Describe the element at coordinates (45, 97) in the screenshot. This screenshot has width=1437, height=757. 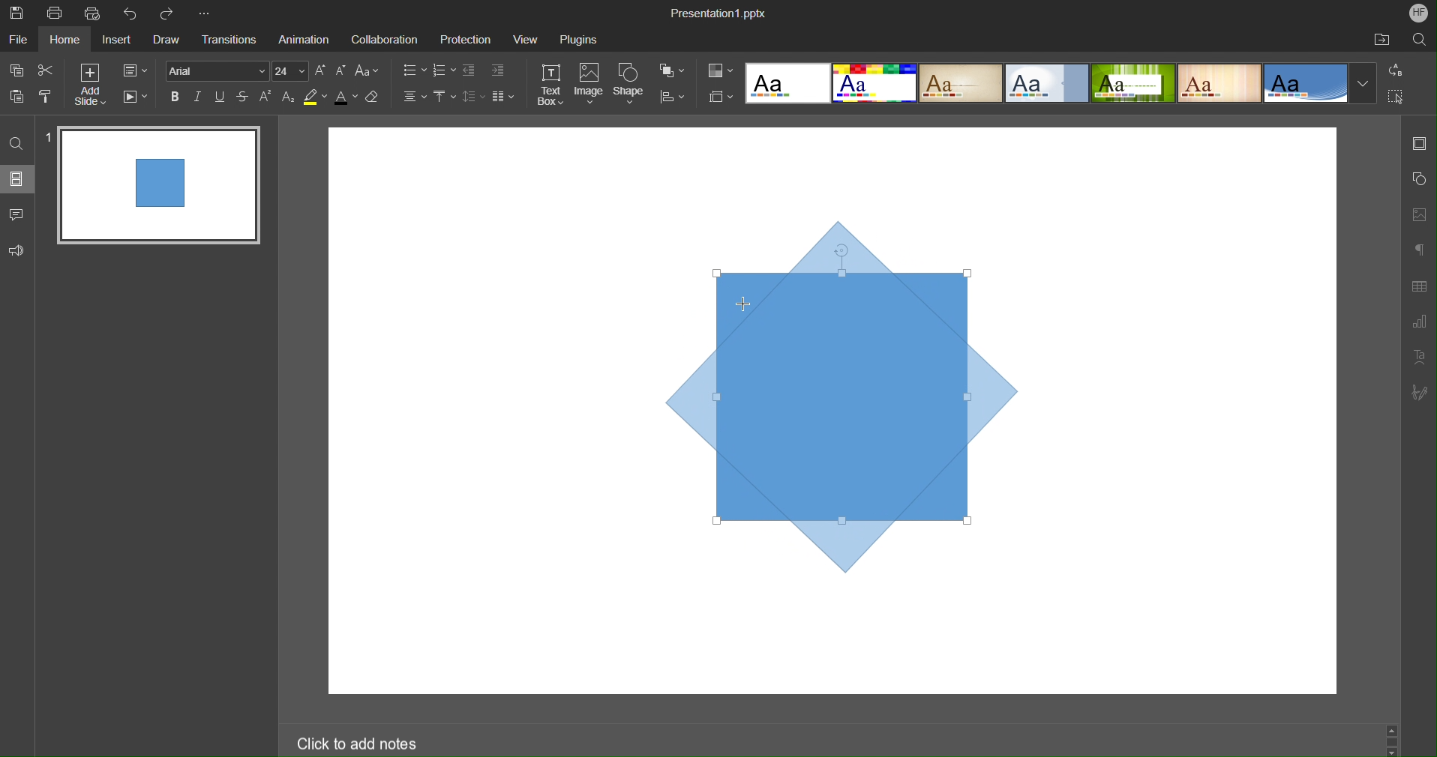
I see `Copy Style` at that location.